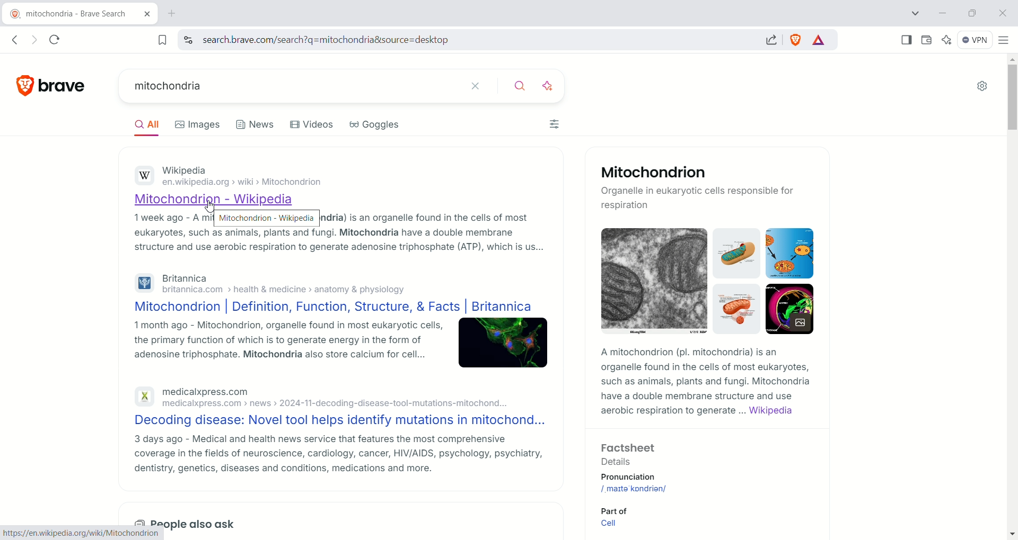 This screenshot has width=1018, height=540. What do you see at coordinates (504, 345) in the screenshot?
I see `image` at bounding box center [504, 345].